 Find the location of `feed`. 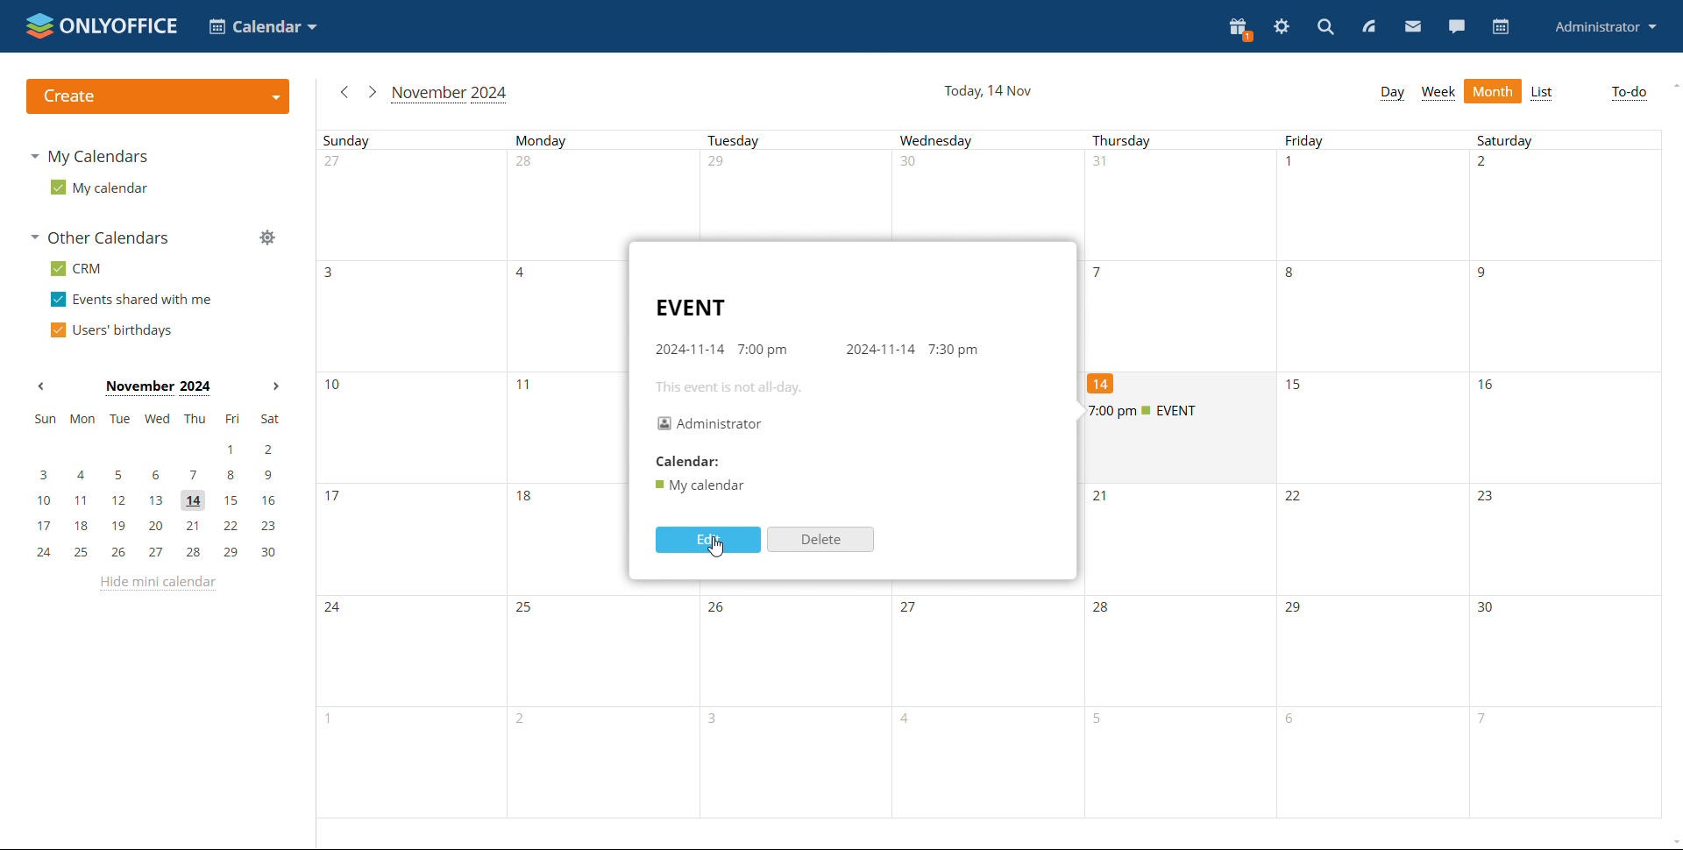

feed is located at coordinates (1367, 25).